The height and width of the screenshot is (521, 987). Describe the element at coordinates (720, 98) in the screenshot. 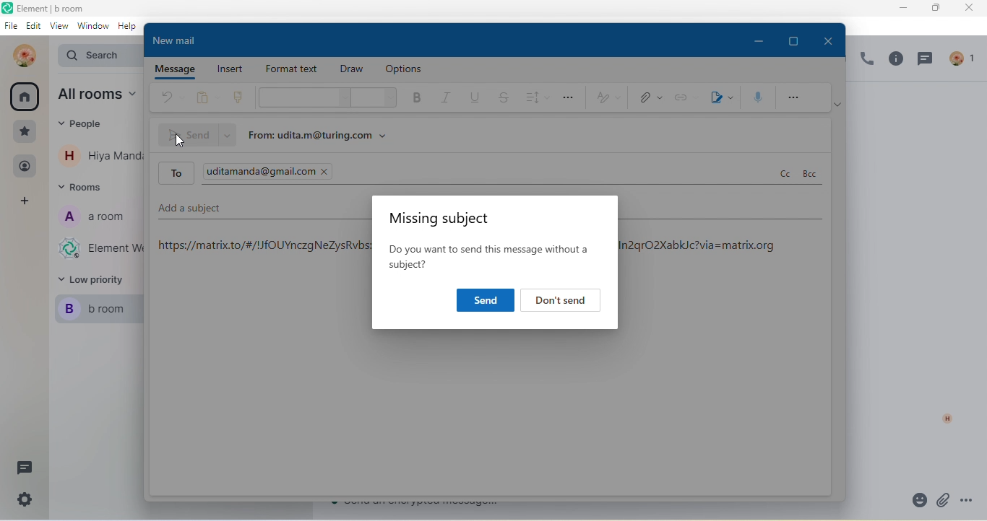

I see `signature` at that location.